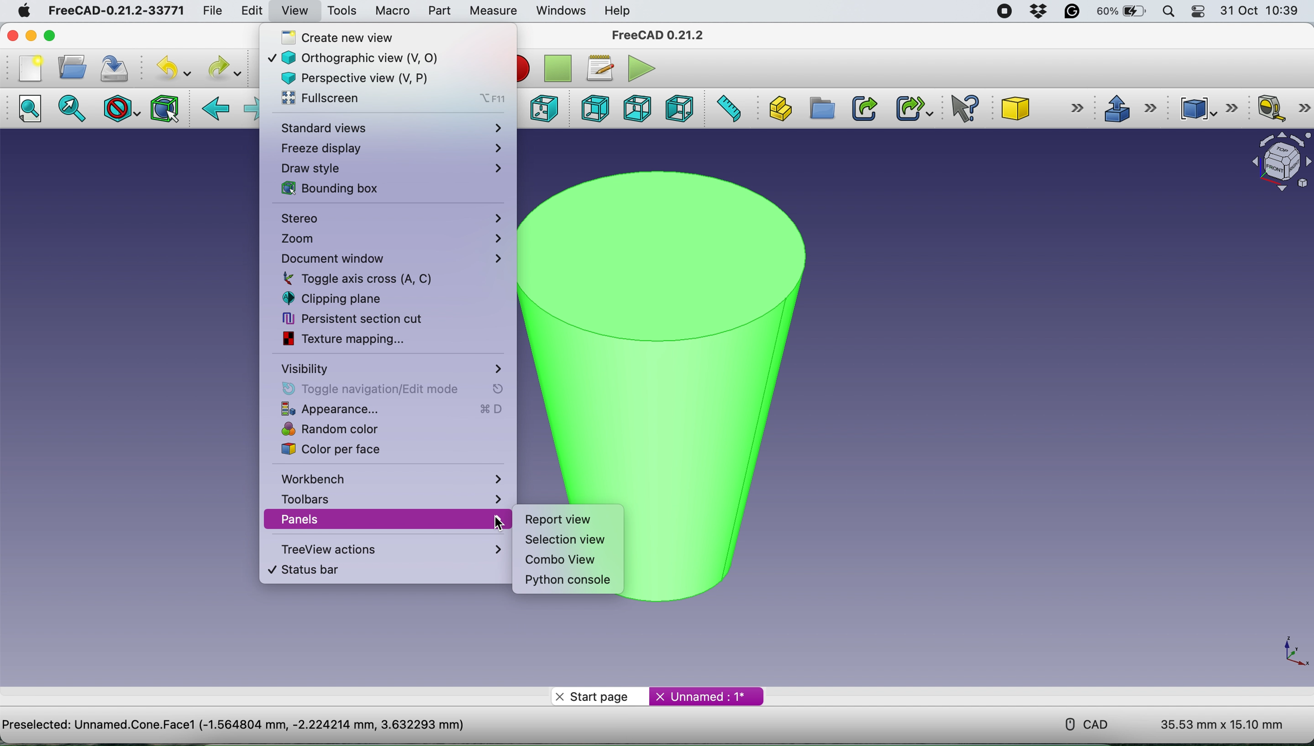 The width and height of the screenshot is (1314, 746). I want to click on treeview actions , so click(388, 549).